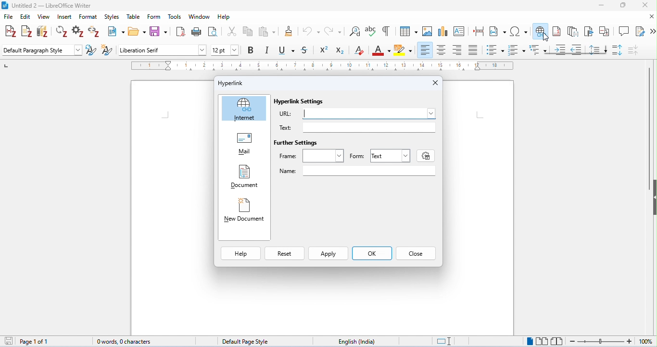 This screenshot has height=347, width=657. I want to click on settings, so click(423, 157).